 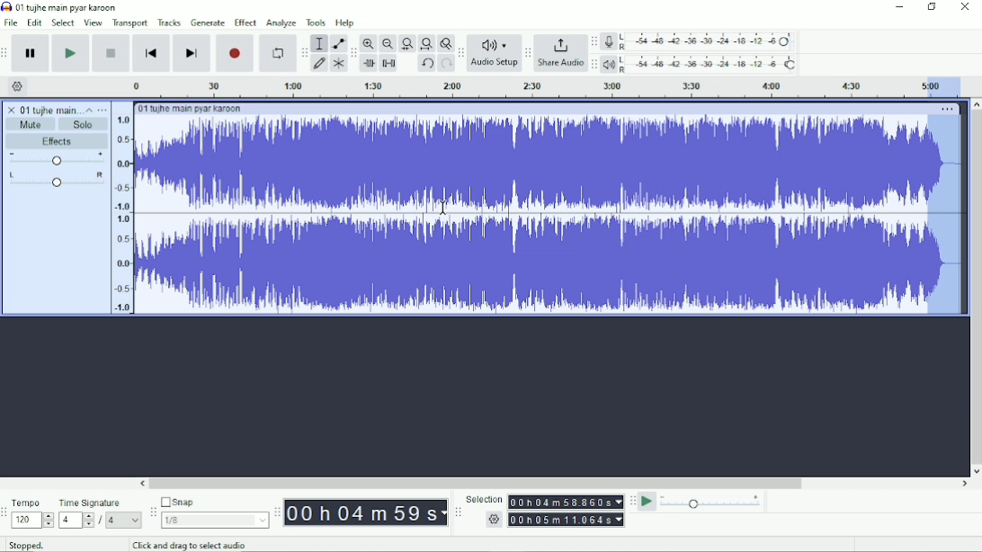 I want to click on Stopped, so click(x=24, y=546).